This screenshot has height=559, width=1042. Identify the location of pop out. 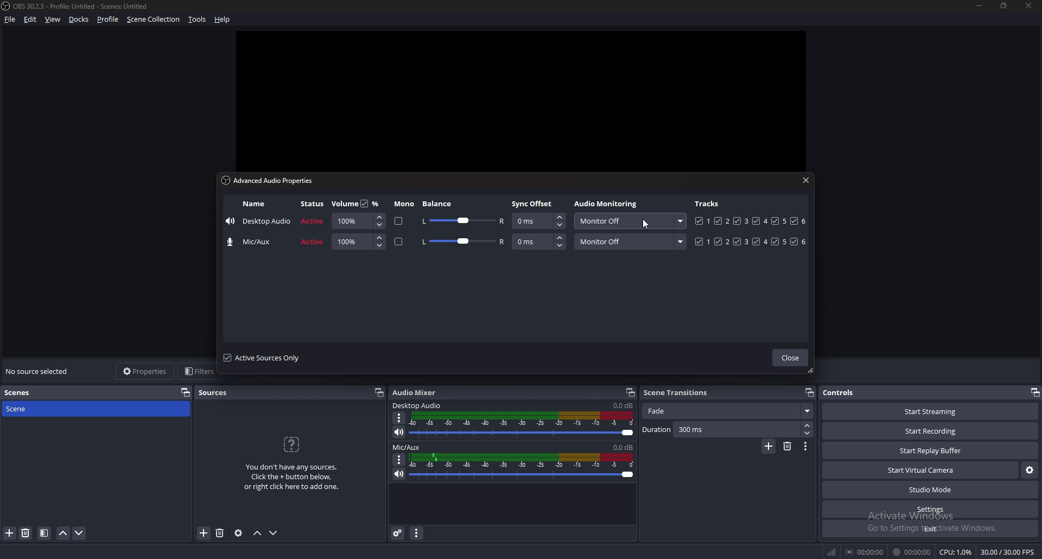
(185, 392).